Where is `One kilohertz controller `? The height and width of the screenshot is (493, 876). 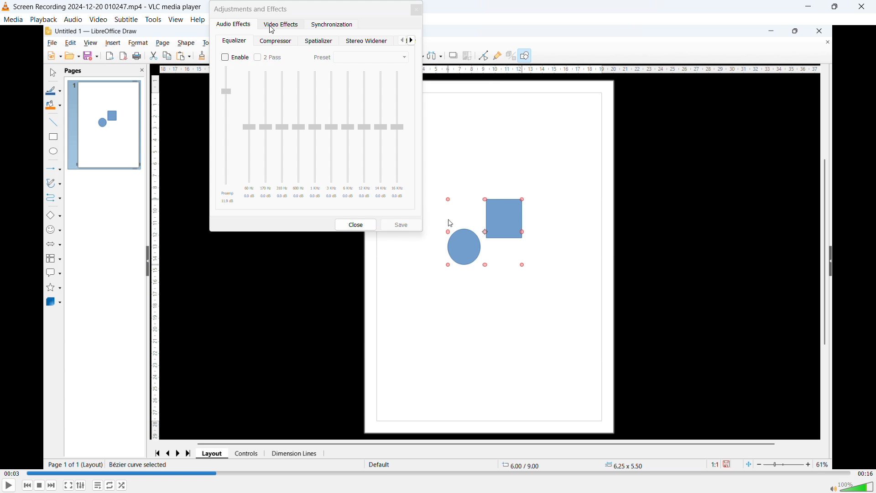 One kilohertz controller  is located at coordinates (315, 136).